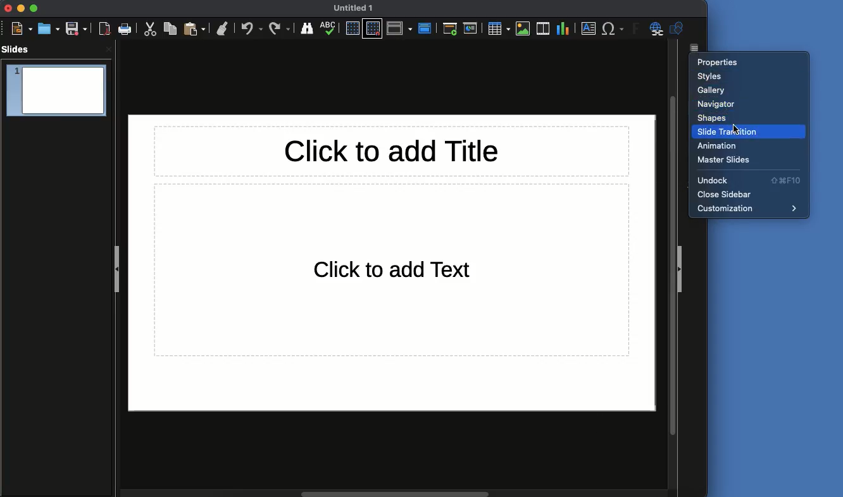 The width and height of the screenshot is (843, 497). I want to click on Paste, so click(196, 28).